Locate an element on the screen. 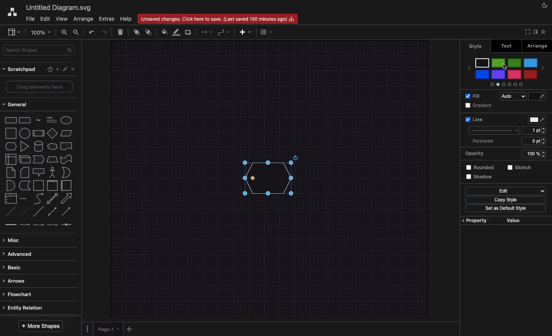  Basic is located at coordinates (13, 267).